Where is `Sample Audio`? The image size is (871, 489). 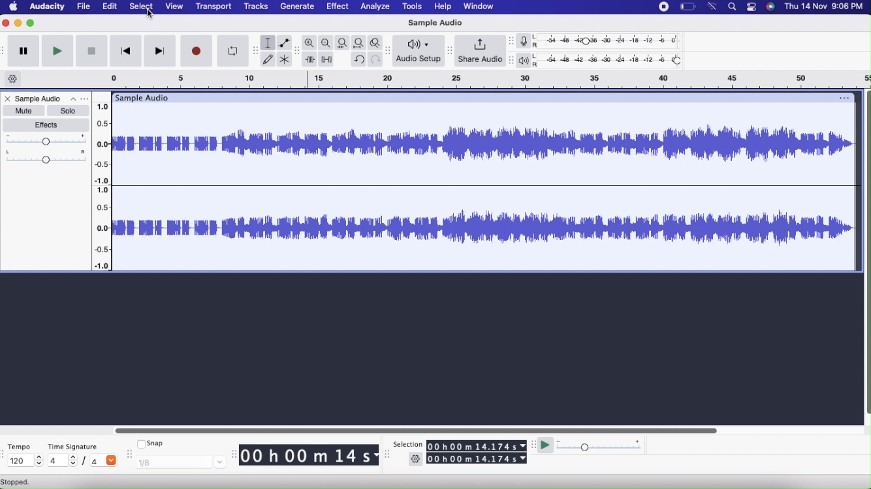
Sample Audio is located at coordinates (40, 98).